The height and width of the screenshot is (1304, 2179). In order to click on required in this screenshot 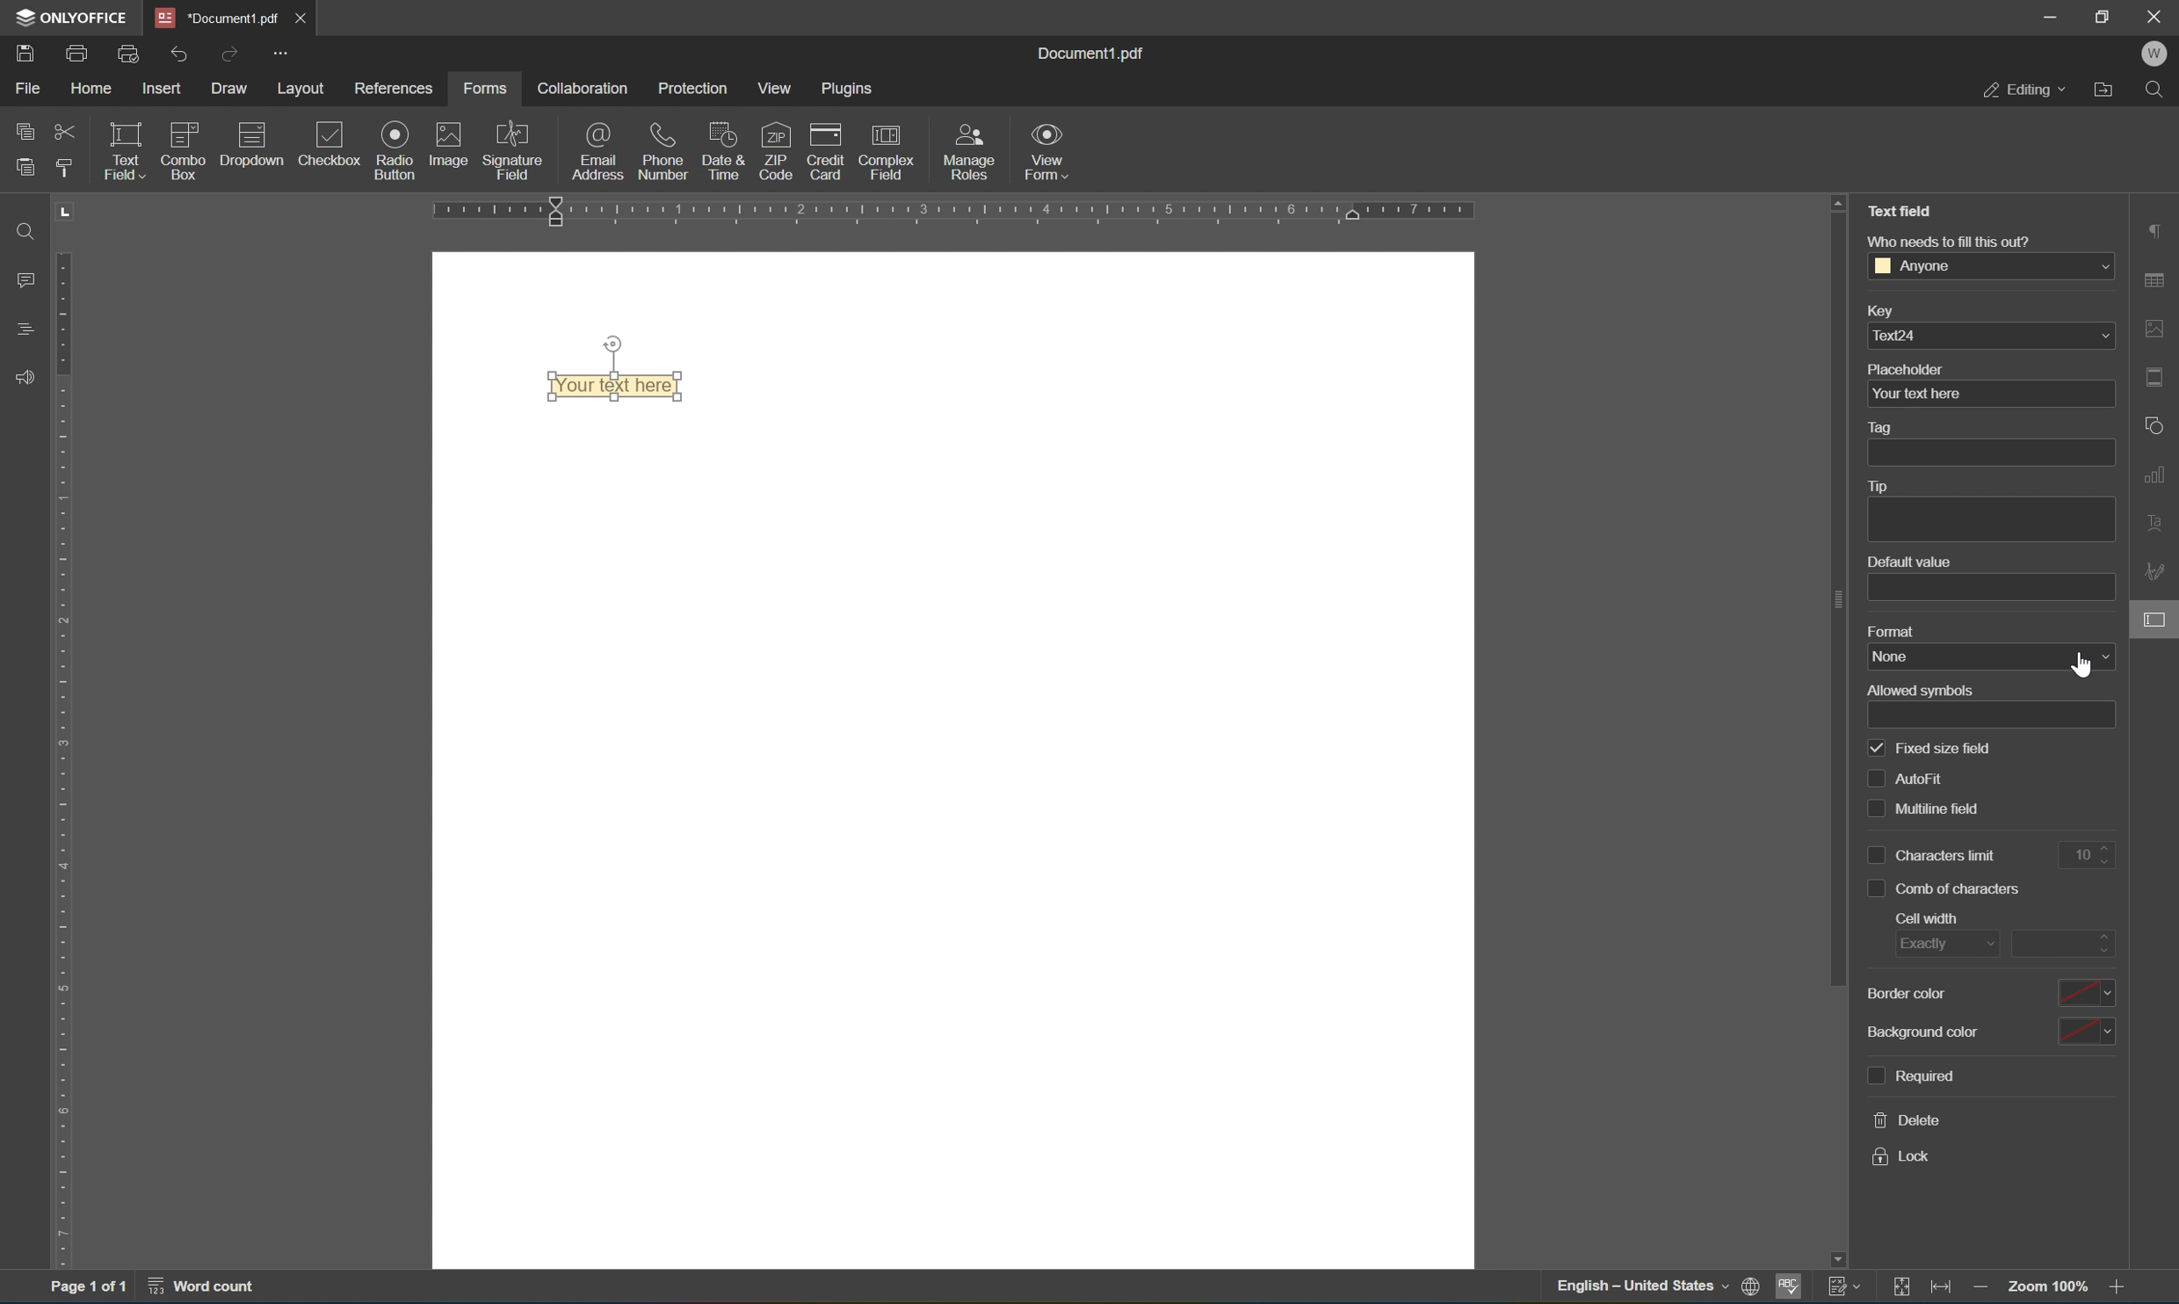, I will do `click(1909, 1073)`.